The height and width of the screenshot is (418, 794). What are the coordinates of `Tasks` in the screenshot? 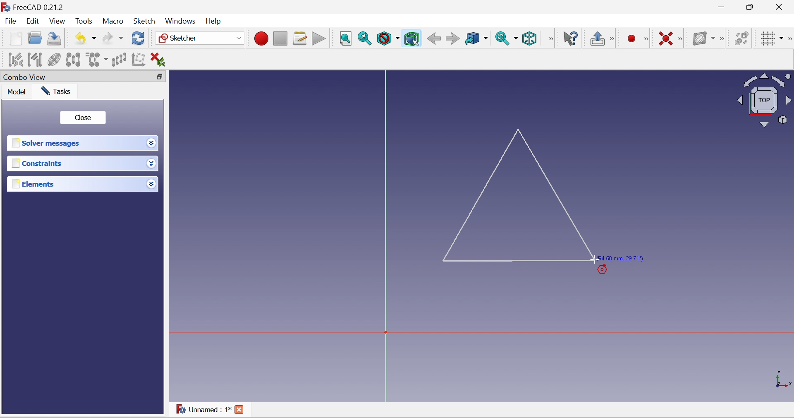 It's located at (56, 91).